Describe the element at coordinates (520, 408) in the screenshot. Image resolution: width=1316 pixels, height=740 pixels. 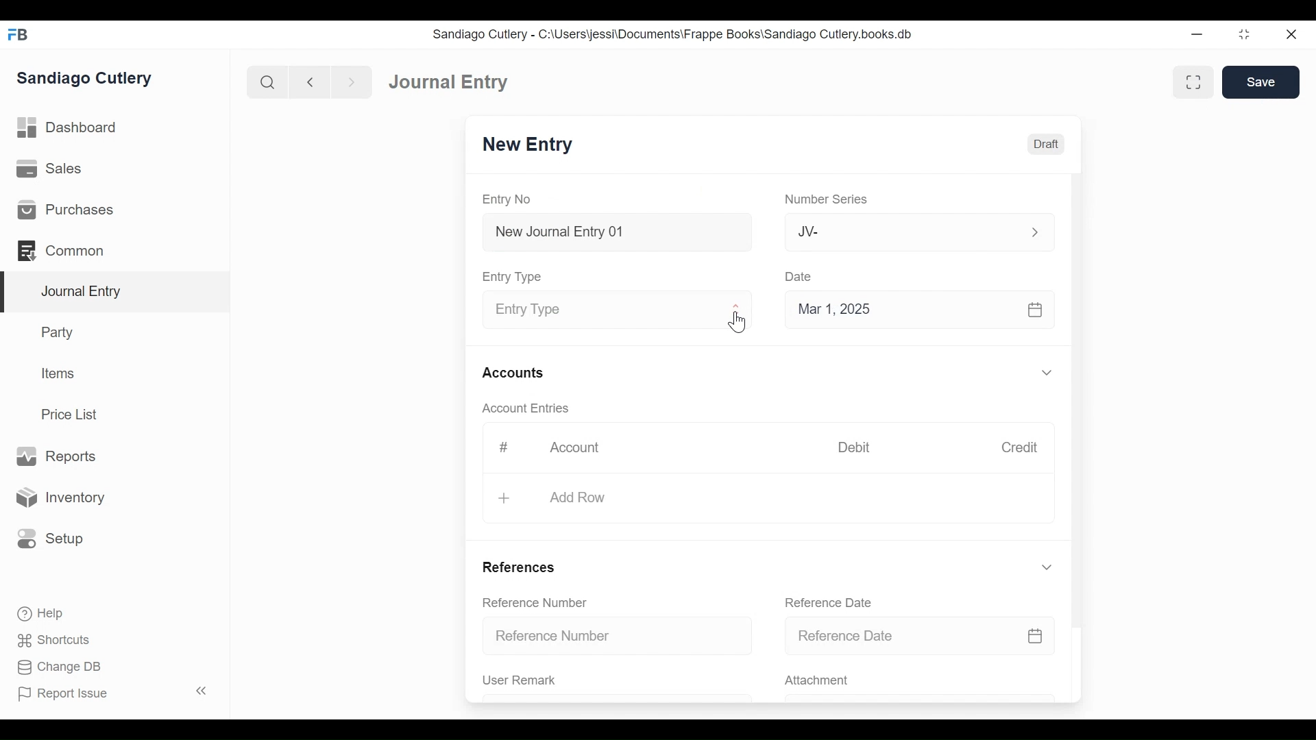
I see `Account Entries` at that location.